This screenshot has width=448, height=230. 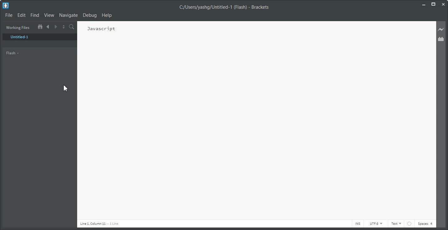 I want to click on Edit, so click(x=22, y=15).